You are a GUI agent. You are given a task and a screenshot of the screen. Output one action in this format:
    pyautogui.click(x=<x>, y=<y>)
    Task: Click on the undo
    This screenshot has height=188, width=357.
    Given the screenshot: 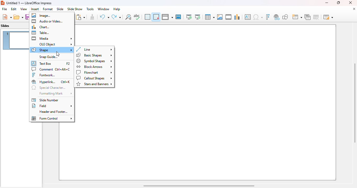 What is the action you would take?
    pyautogui.click(x=104, y=17)
    